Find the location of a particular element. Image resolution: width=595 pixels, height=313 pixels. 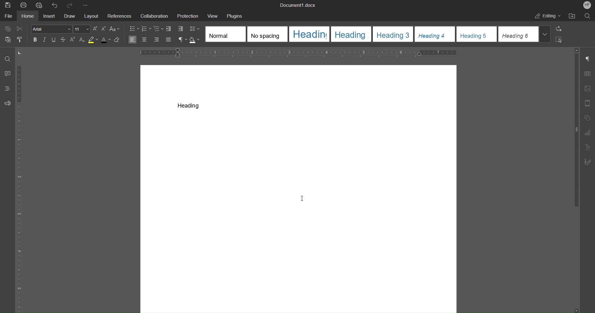

Text Case Settings is located at coordinates (115, 29).